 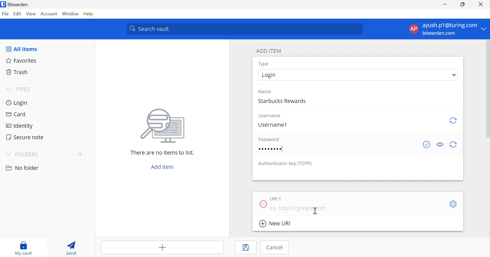 I want to click on TYPES, so click(x=25, y=89).